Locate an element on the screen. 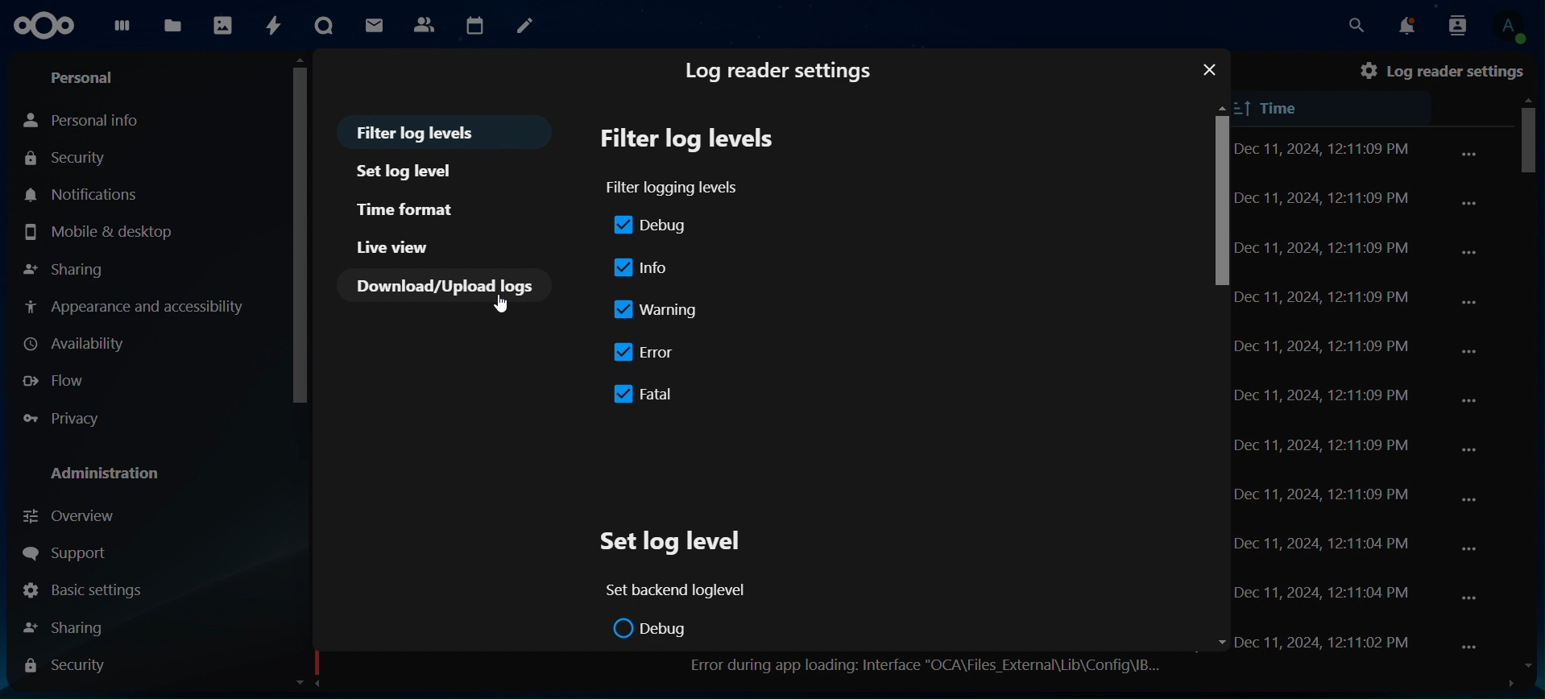 Image resolution: width=1545 pixels, height=699 pixels. shaing is located at coordinates (66, 624).